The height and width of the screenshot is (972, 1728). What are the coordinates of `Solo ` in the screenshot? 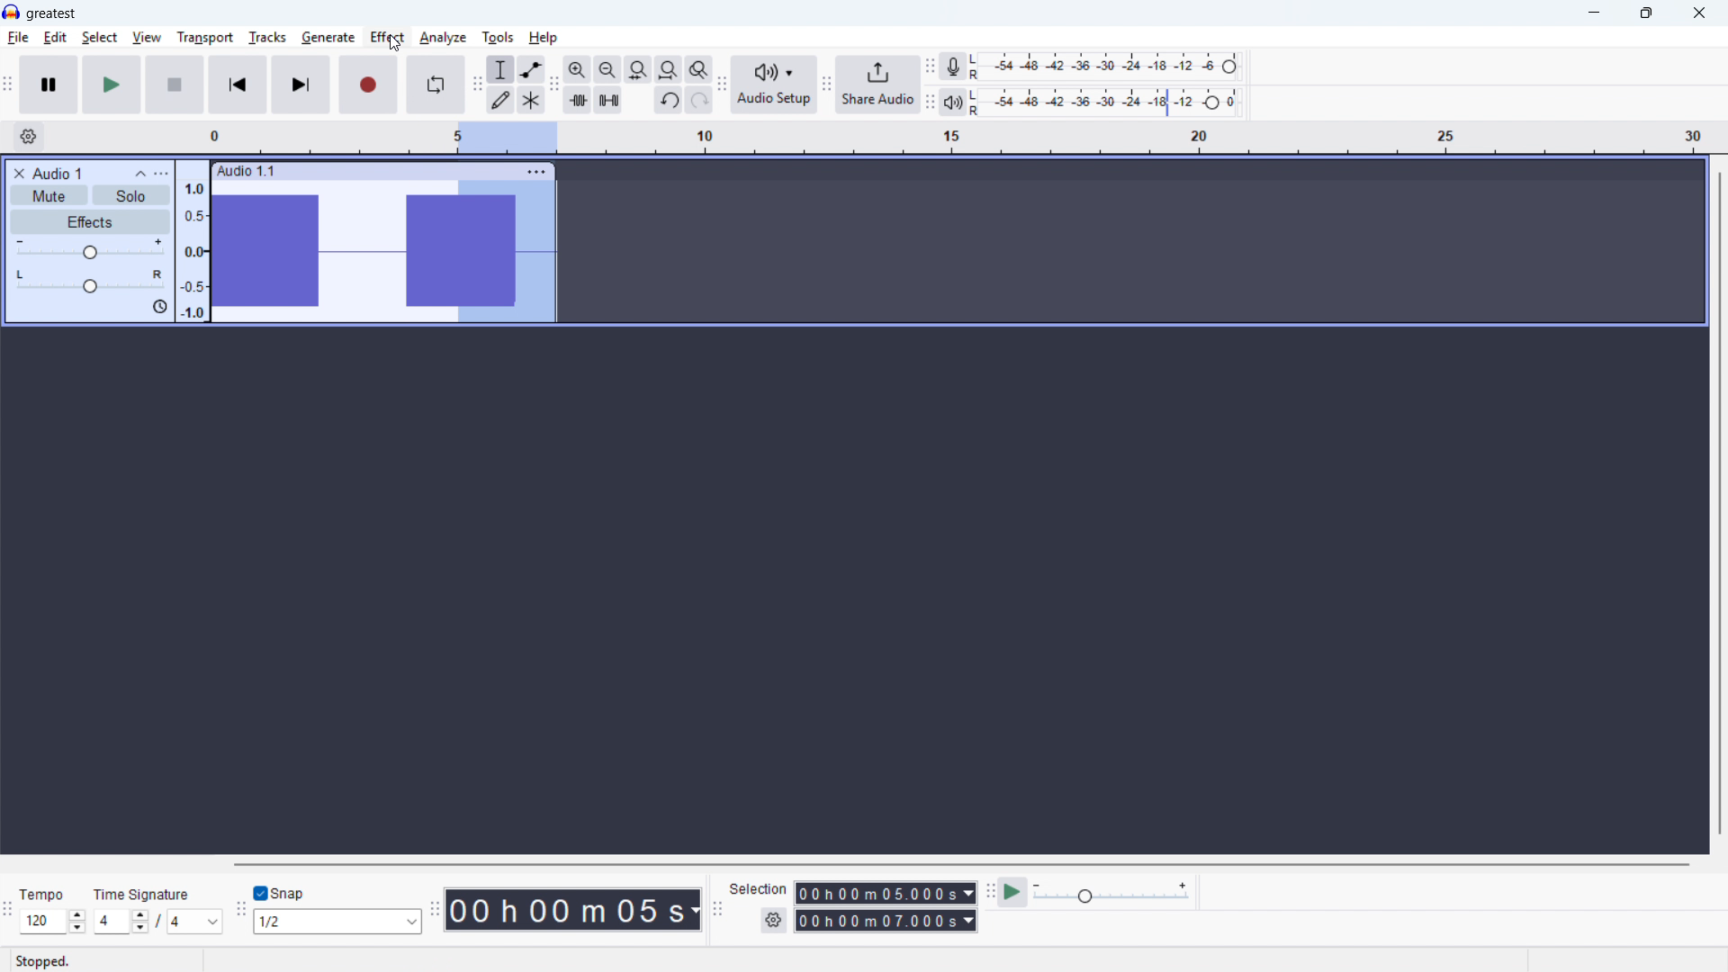 It's located at (131, 196).